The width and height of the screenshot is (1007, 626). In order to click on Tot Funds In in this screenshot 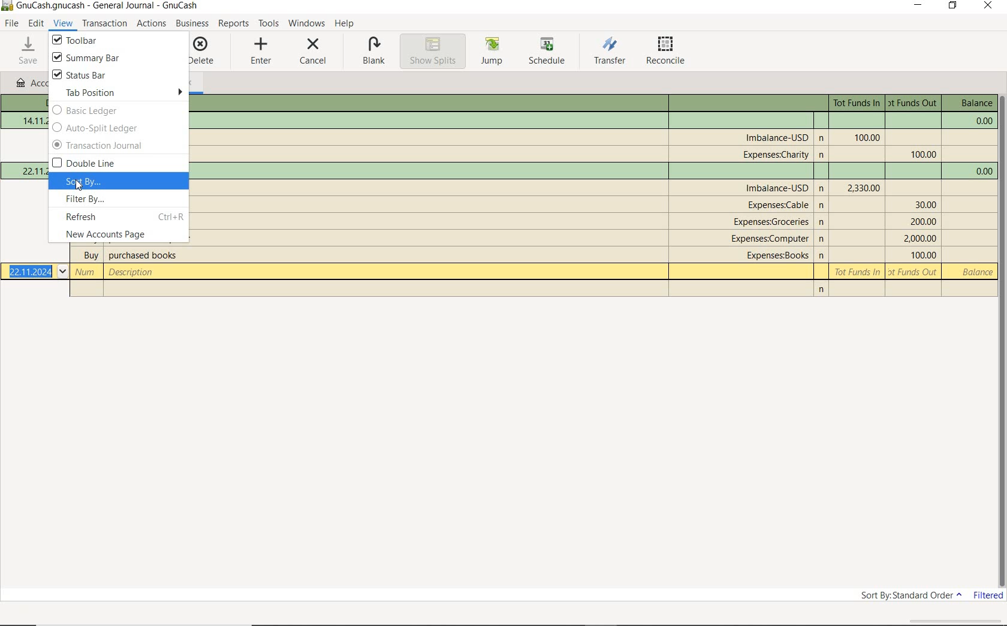, I will do `click(858, 272)`.